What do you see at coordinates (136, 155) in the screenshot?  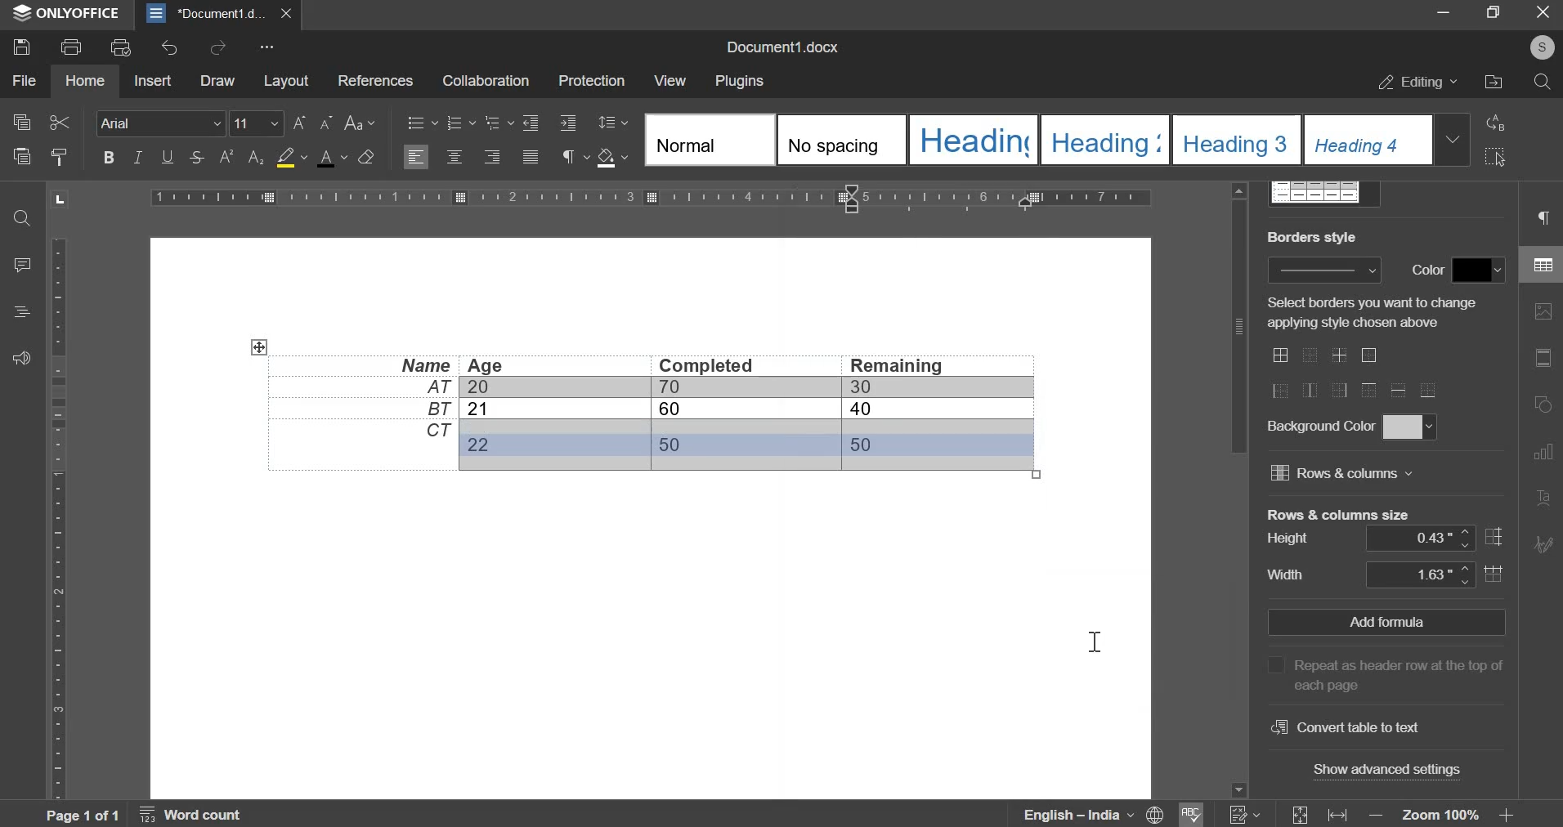 I see `italic` at bounding box center [136, 155].